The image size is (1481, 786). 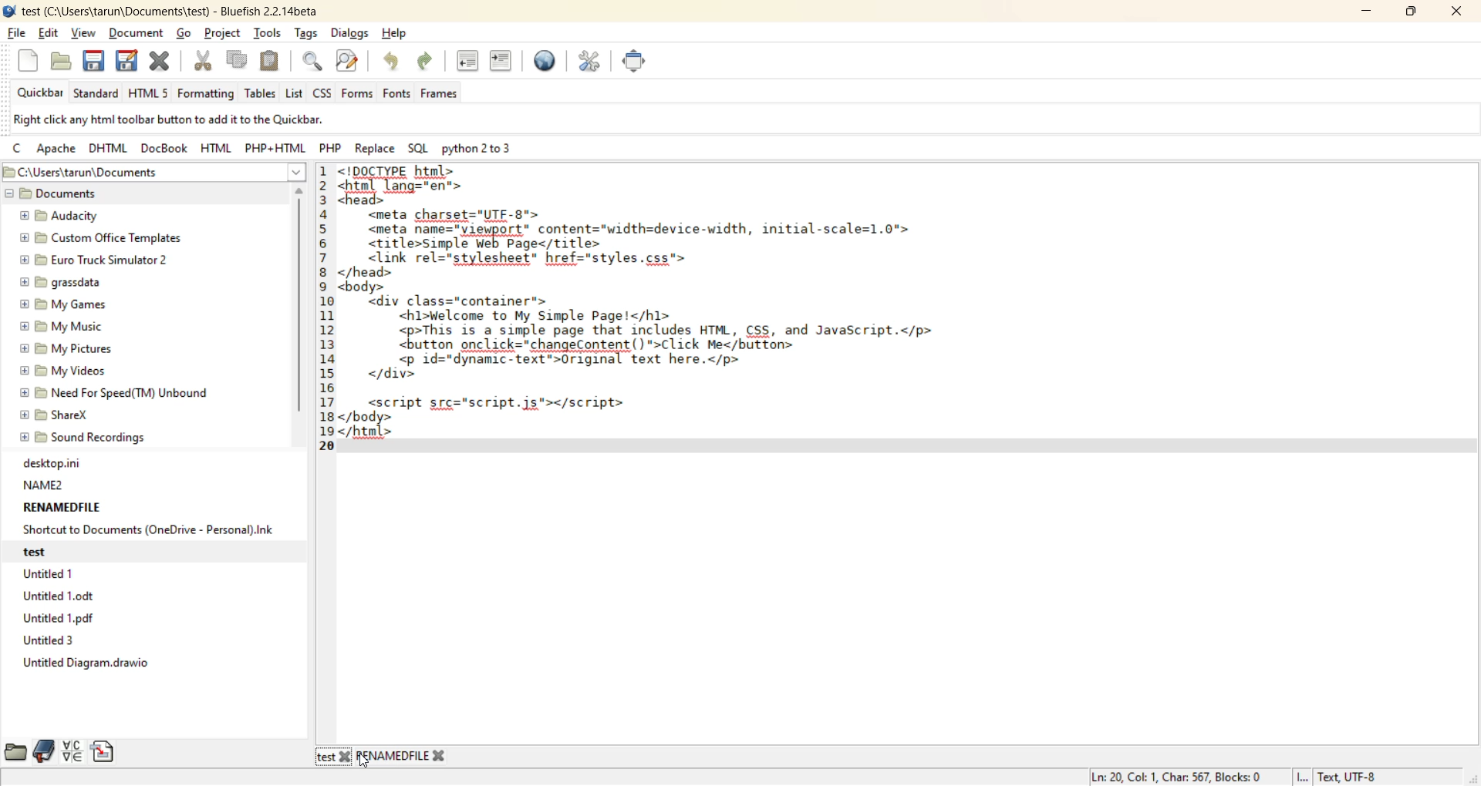 I want to click on fonts, so click(x=399, y=94).